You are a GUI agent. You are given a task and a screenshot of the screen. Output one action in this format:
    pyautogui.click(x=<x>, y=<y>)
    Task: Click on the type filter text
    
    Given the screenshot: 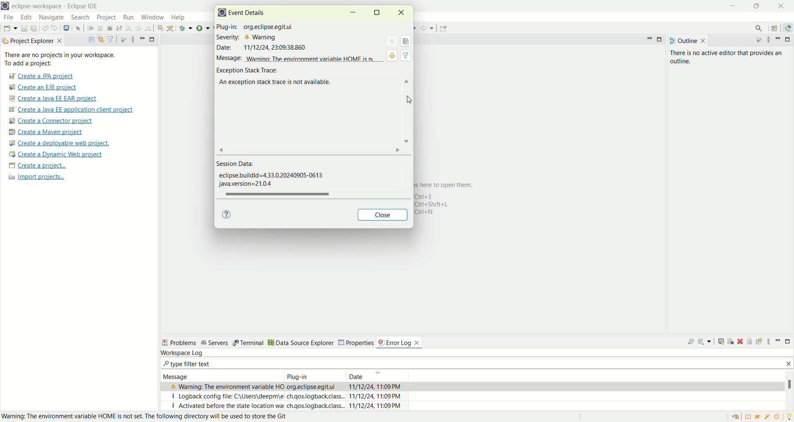 What is the action you would take?
    pyautogui.click(x=191, y=363)
    